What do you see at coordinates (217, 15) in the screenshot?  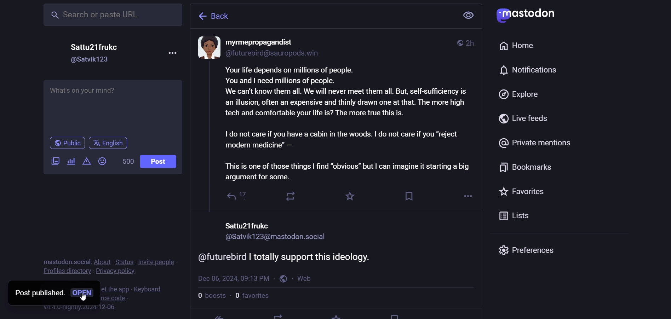 I see `back` at bounding box center [217, 15].